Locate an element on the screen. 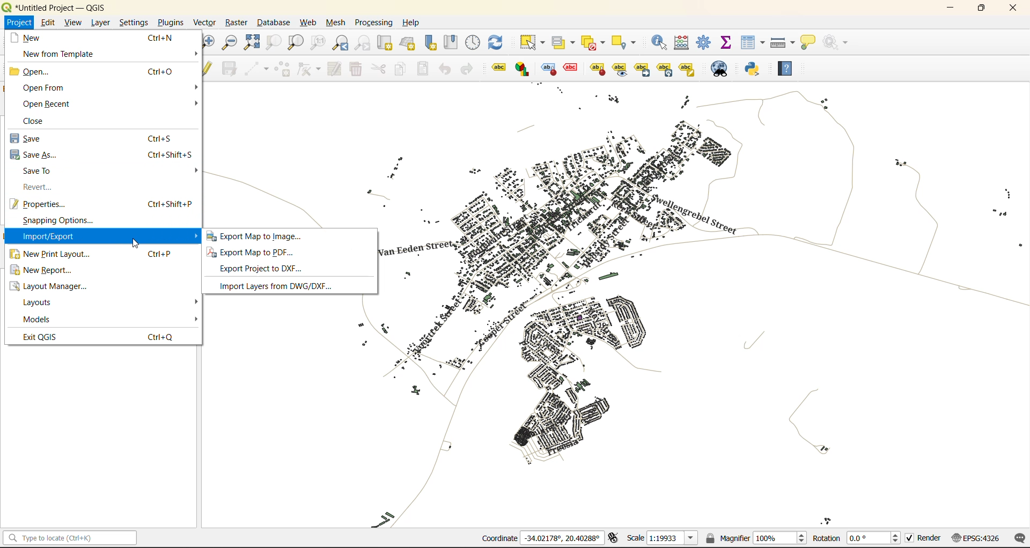 The width and height of the screenshot is (1030, 548). zoom in is located at coordinates (209, 41).